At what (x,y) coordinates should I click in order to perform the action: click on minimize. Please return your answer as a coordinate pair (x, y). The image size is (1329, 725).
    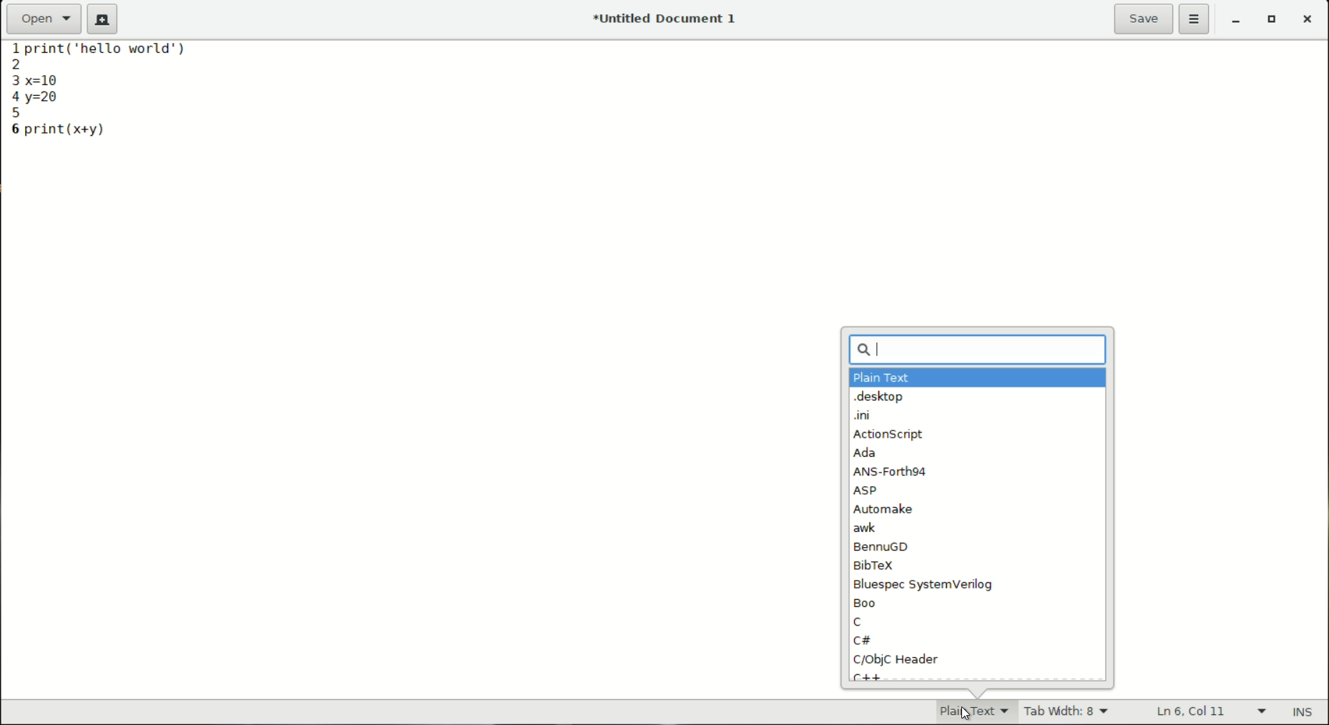
    Looking at the image, I should click on (1237, 21).